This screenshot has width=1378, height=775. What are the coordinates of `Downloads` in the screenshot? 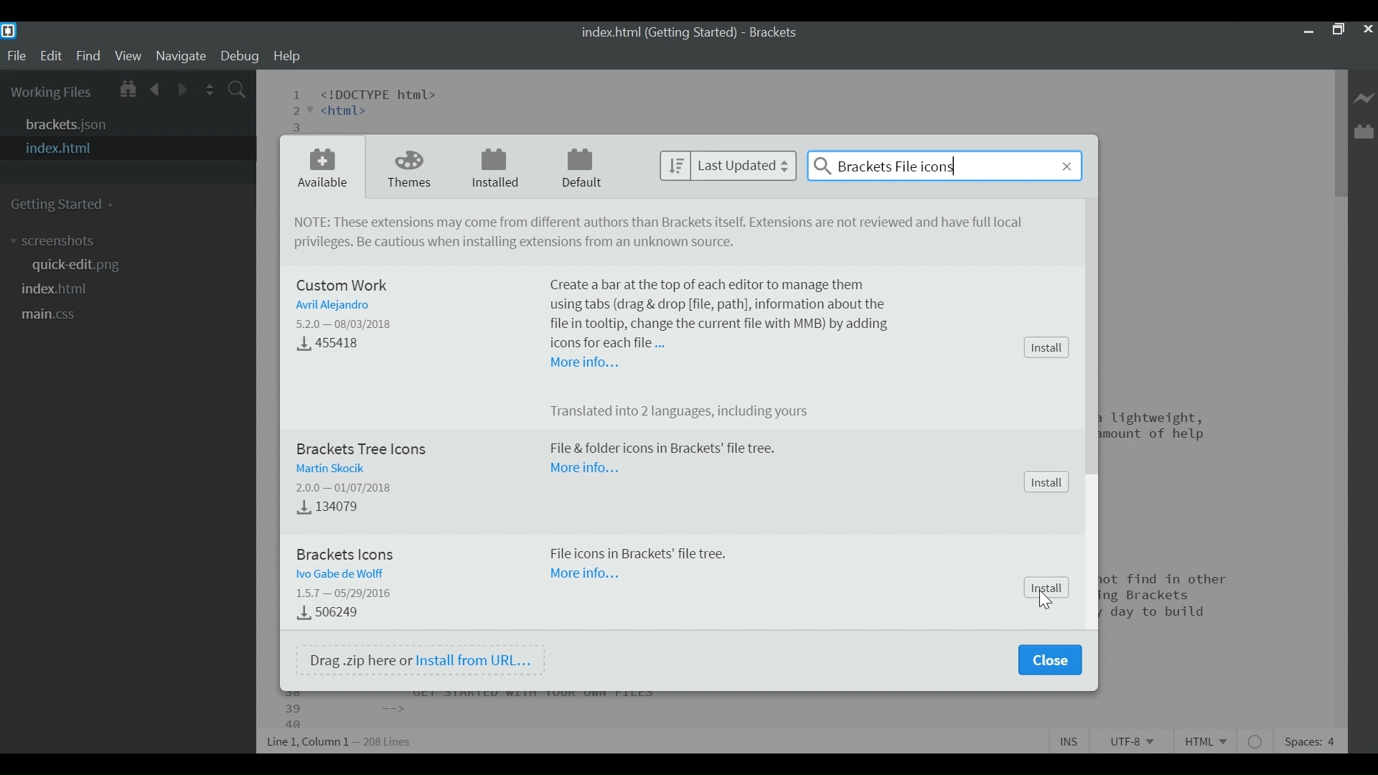 It's located at (337, 345).